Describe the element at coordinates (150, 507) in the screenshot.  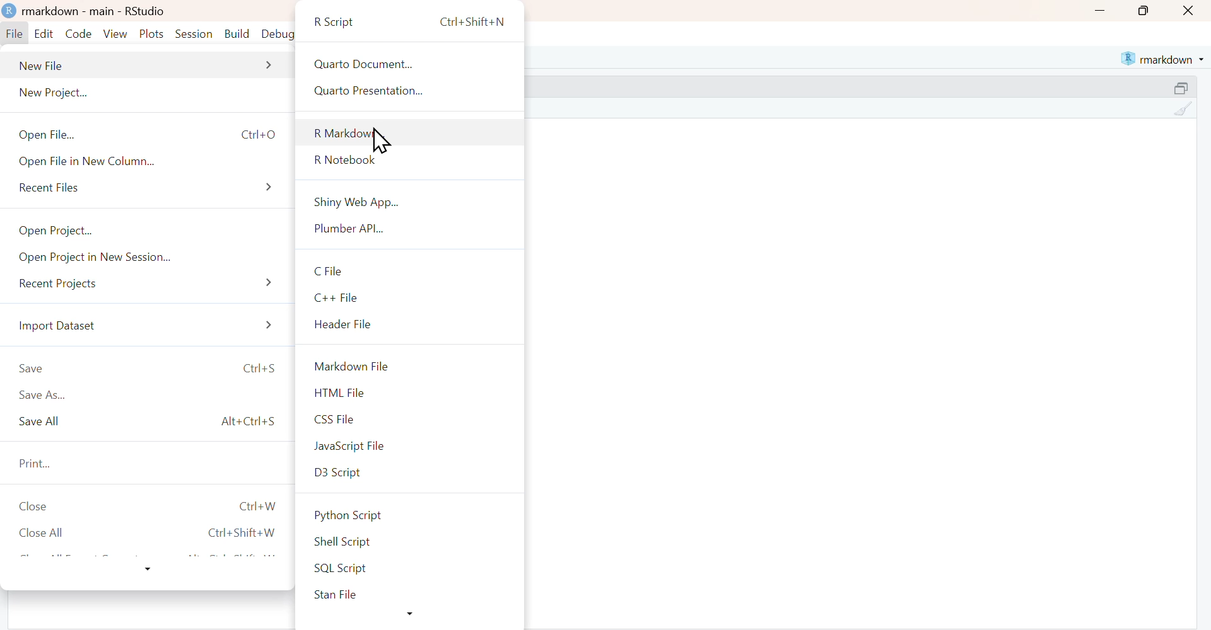
I see `close` at that location.